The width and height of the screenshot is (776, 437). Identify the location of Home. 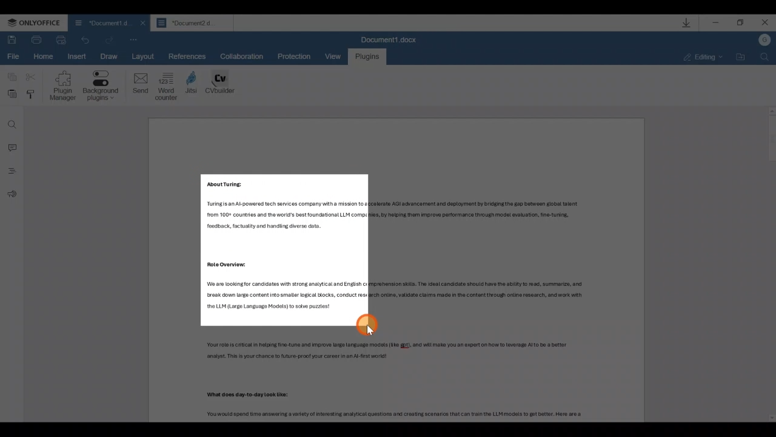
(45, 57).